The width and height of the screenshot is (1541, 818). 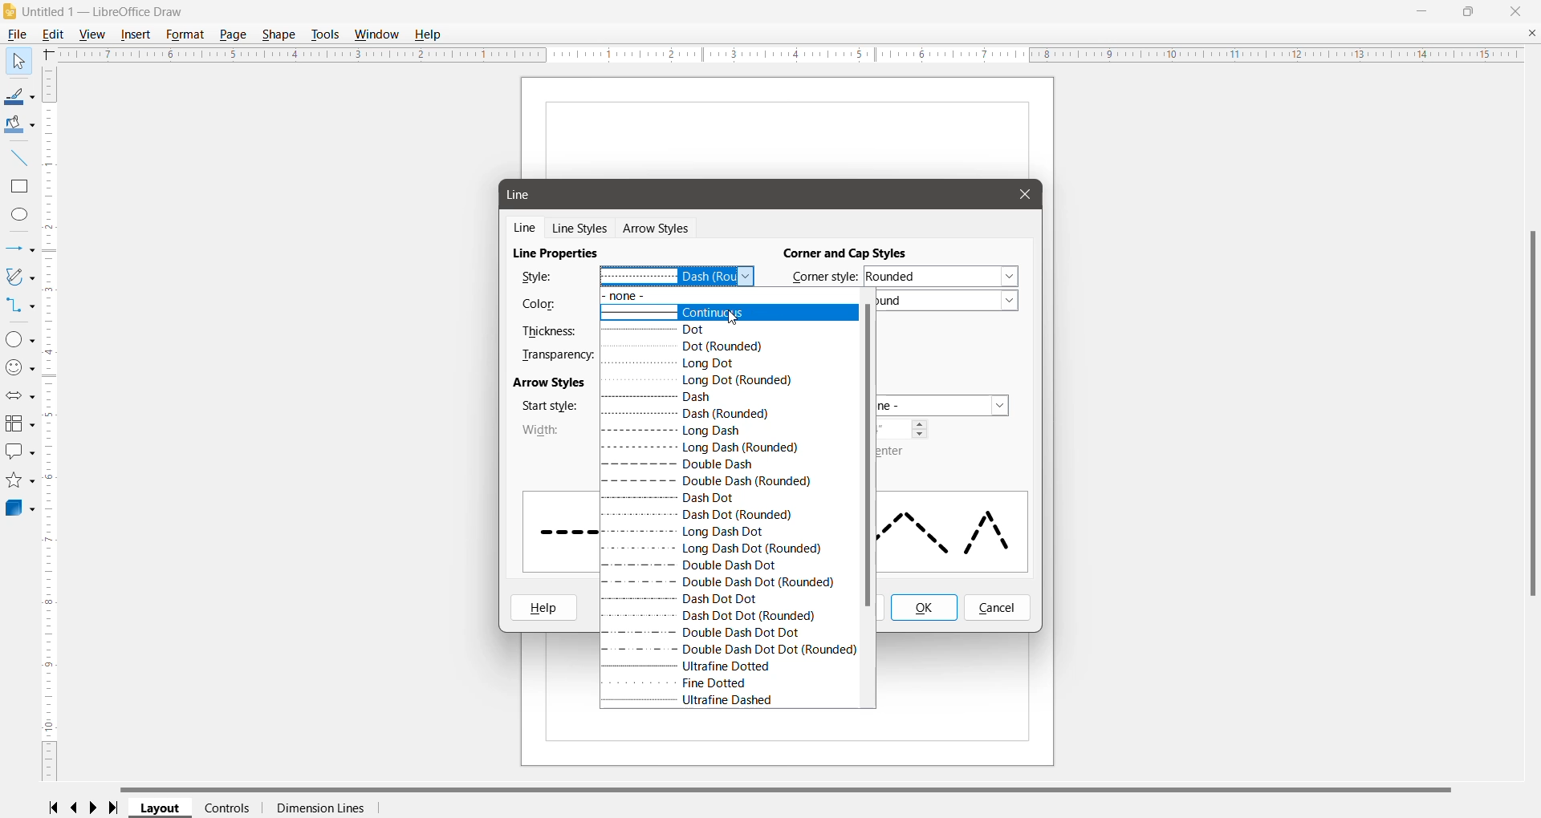 I want to click on Set the required corner style, so click(x=941, y=277).